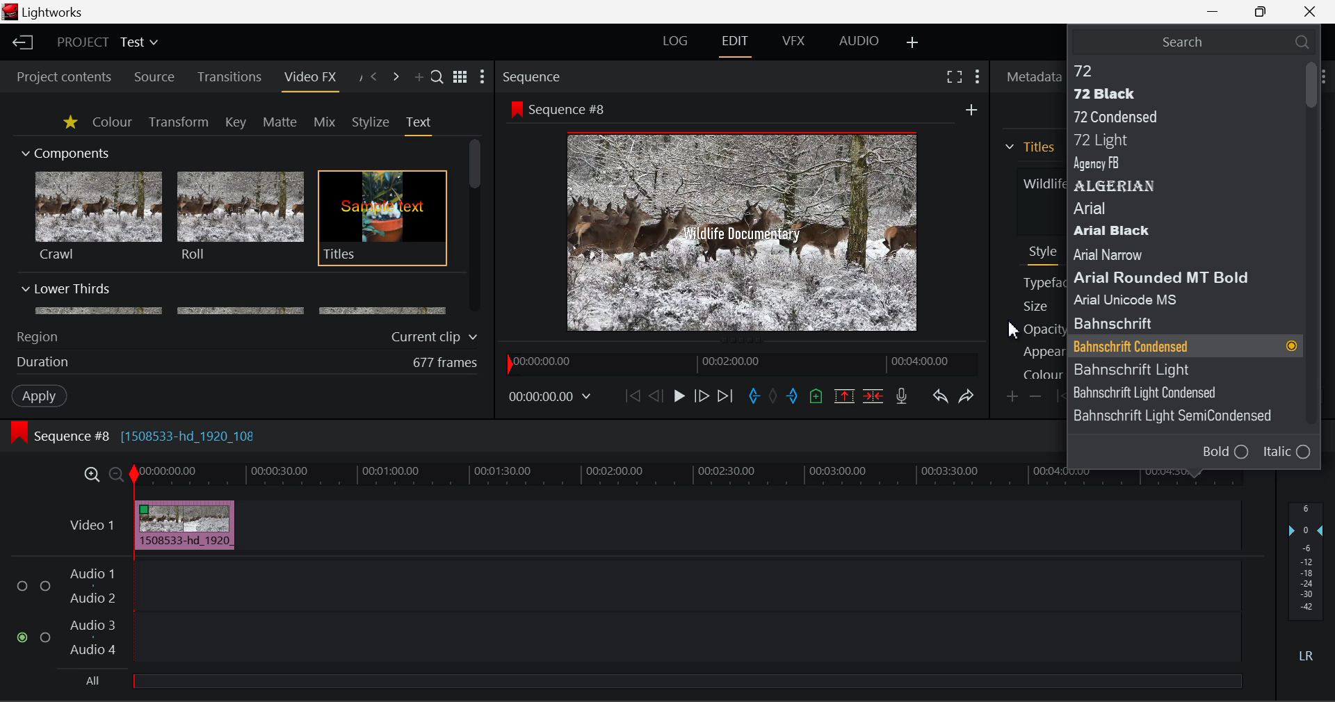 This screenshot has width=1335, height=702. Describe the element at coordinates (844, 396) in the screenshot. I see `Remove Marked Section` at that location.